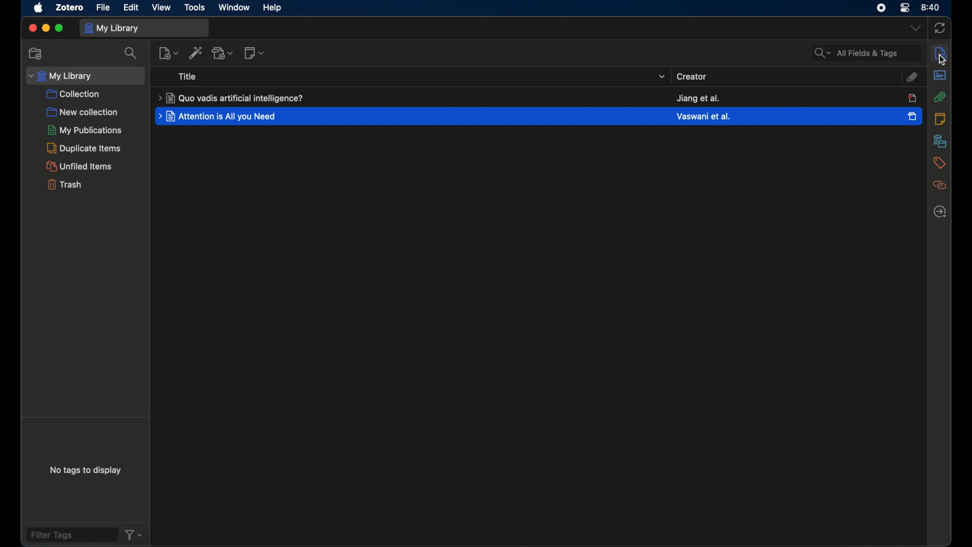  Describe the element at coordinates (232, 7) in the screenshot. I see `window` at that location.